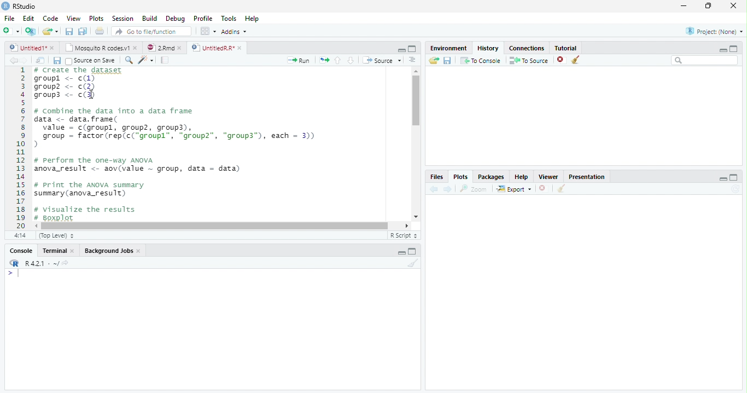  Describe the element at coordinates (146, 61) in the screenshot. I see `Magic code` at that location.